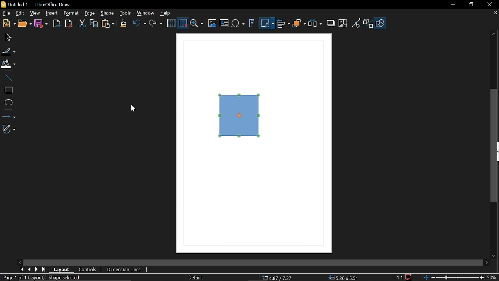  What do you see at coordinates (251, 23) in the screenshot?
I see `insert fontwork` at bounding box center [251, 23].